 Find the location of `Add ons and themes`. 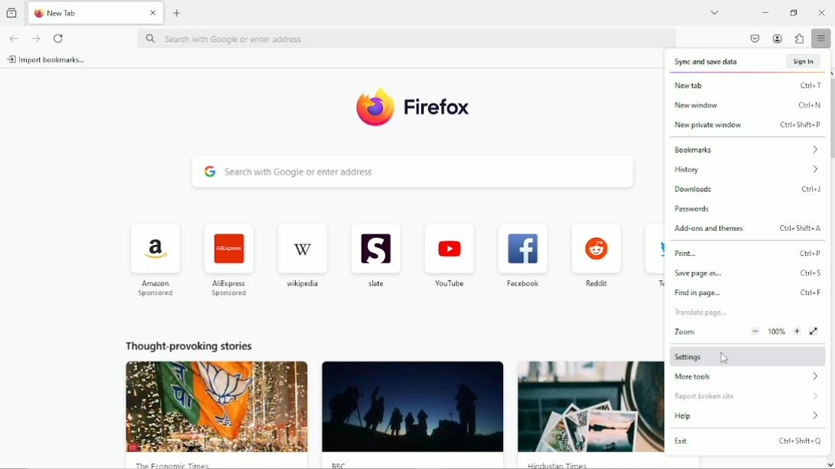

Add ons and themes is located at coordinates (708, 229).